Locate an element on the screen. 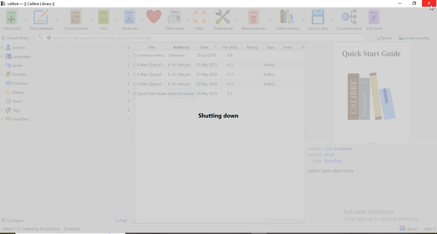 The image size is (437, 234). Languages is located at coordinates (66, 56).